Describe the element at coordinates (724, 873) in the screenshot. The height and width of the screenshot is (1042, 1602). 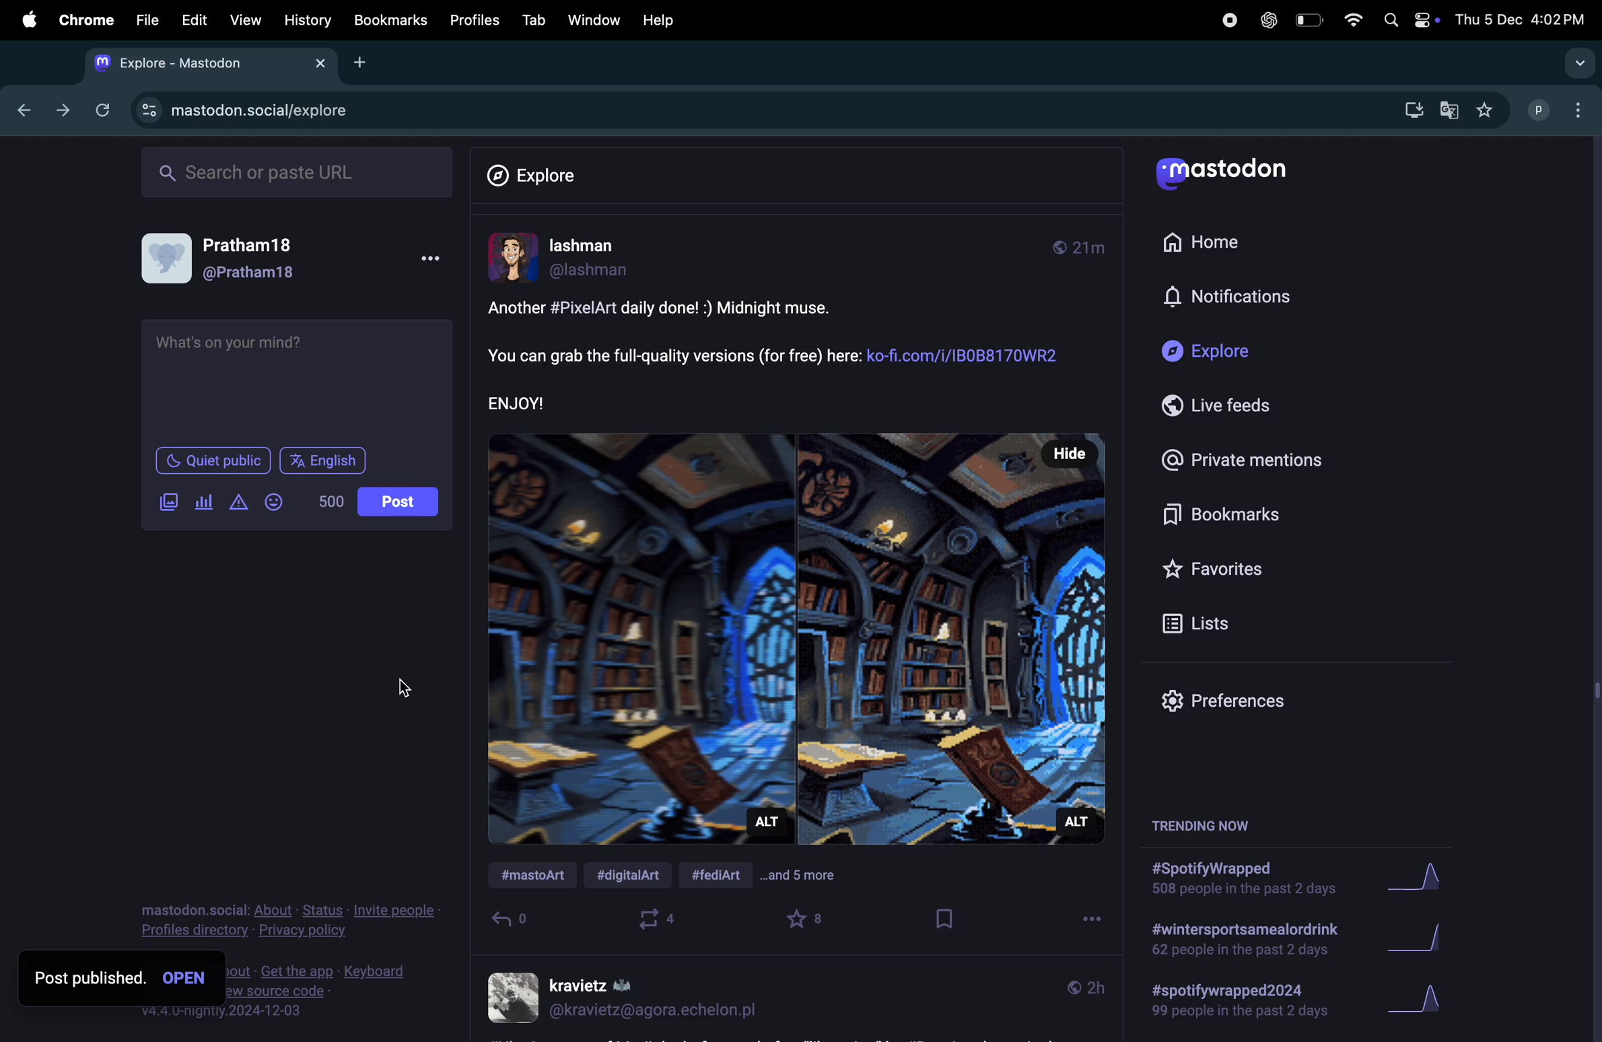
I see `# fed art` at that location.